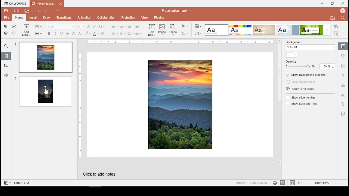  What do you see at coordinates (89, 26) in the screenshot?
I see `increase font size` at bounding box center [89, 26].